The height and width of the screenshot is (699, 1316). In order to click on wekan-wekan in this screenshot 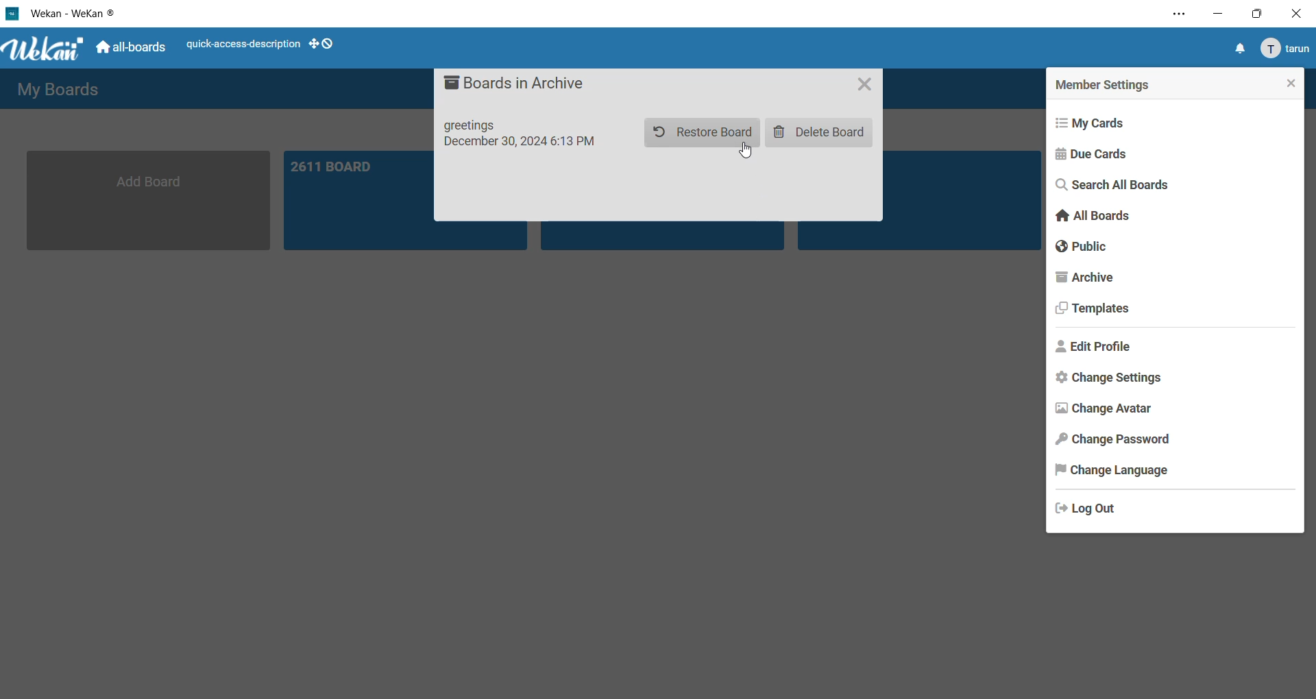, I will do `click(77, 12)`.